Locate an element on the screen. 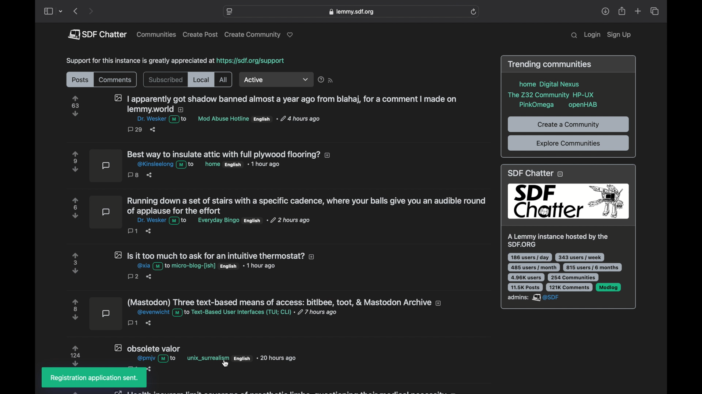  new tab is located at coordinates (638, 11).